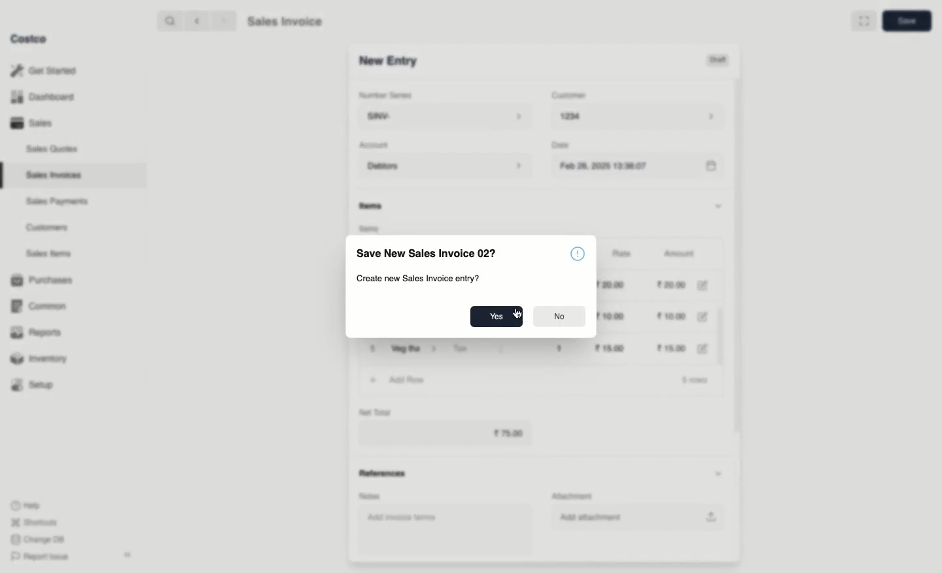 The width and height of the screenshot is (942, 573). Describe the element at coordinates (285, 23) in the screenshot. I see `Sales Invoice` at that location.